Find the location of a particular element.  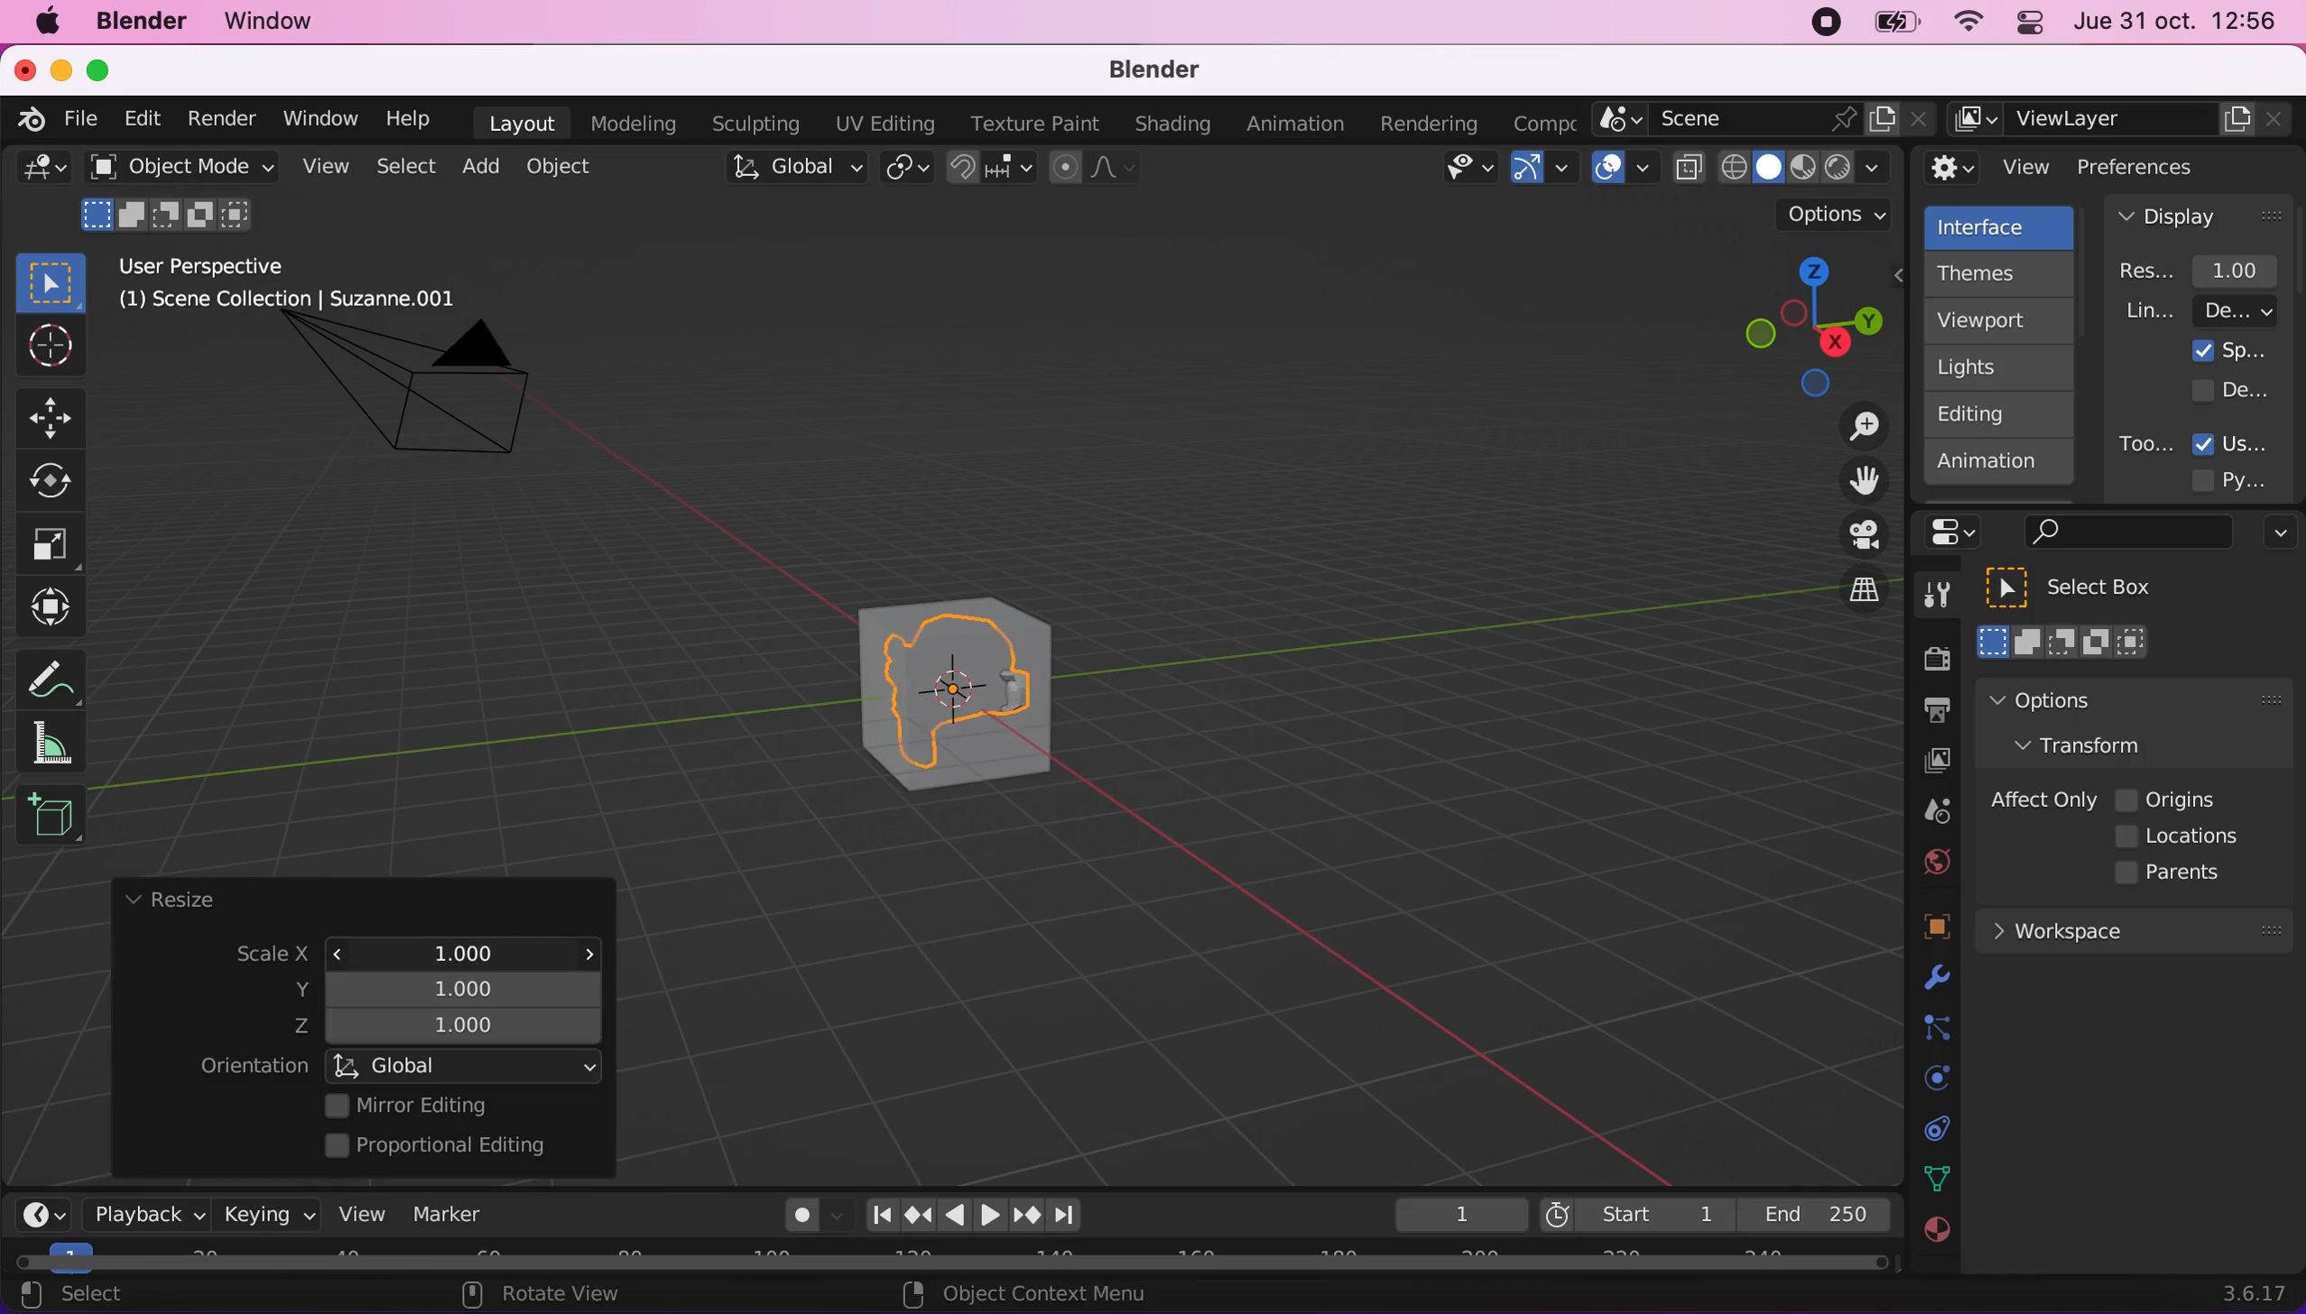

texture paint is located at coordinates (1031, 123).